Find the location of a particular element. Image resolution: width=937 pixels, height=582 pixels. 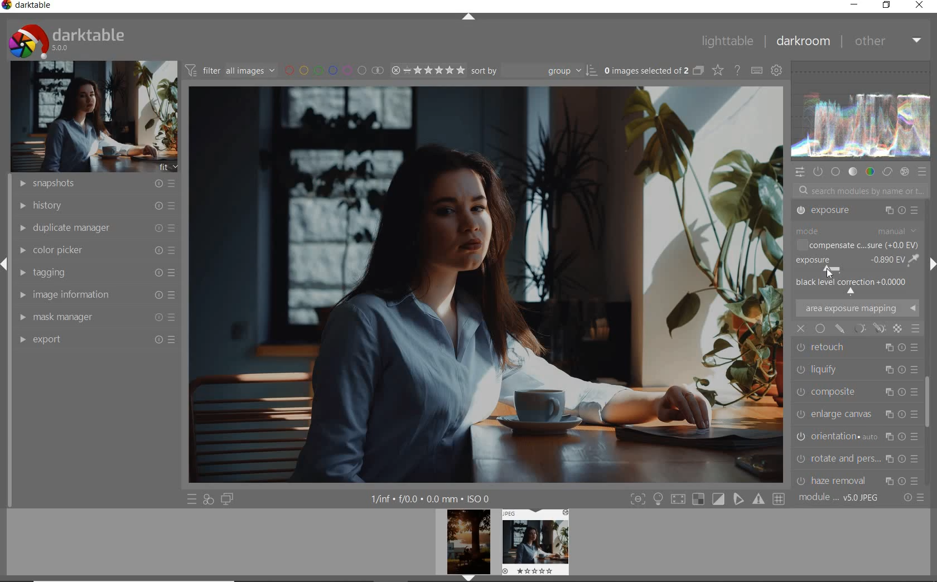

ENLARGE CANVAS is located at coordinates (857, 345).